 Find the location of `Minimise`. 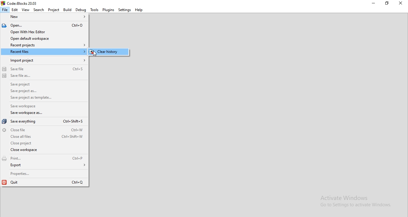

Minimise is located at coordinates (371, 3).